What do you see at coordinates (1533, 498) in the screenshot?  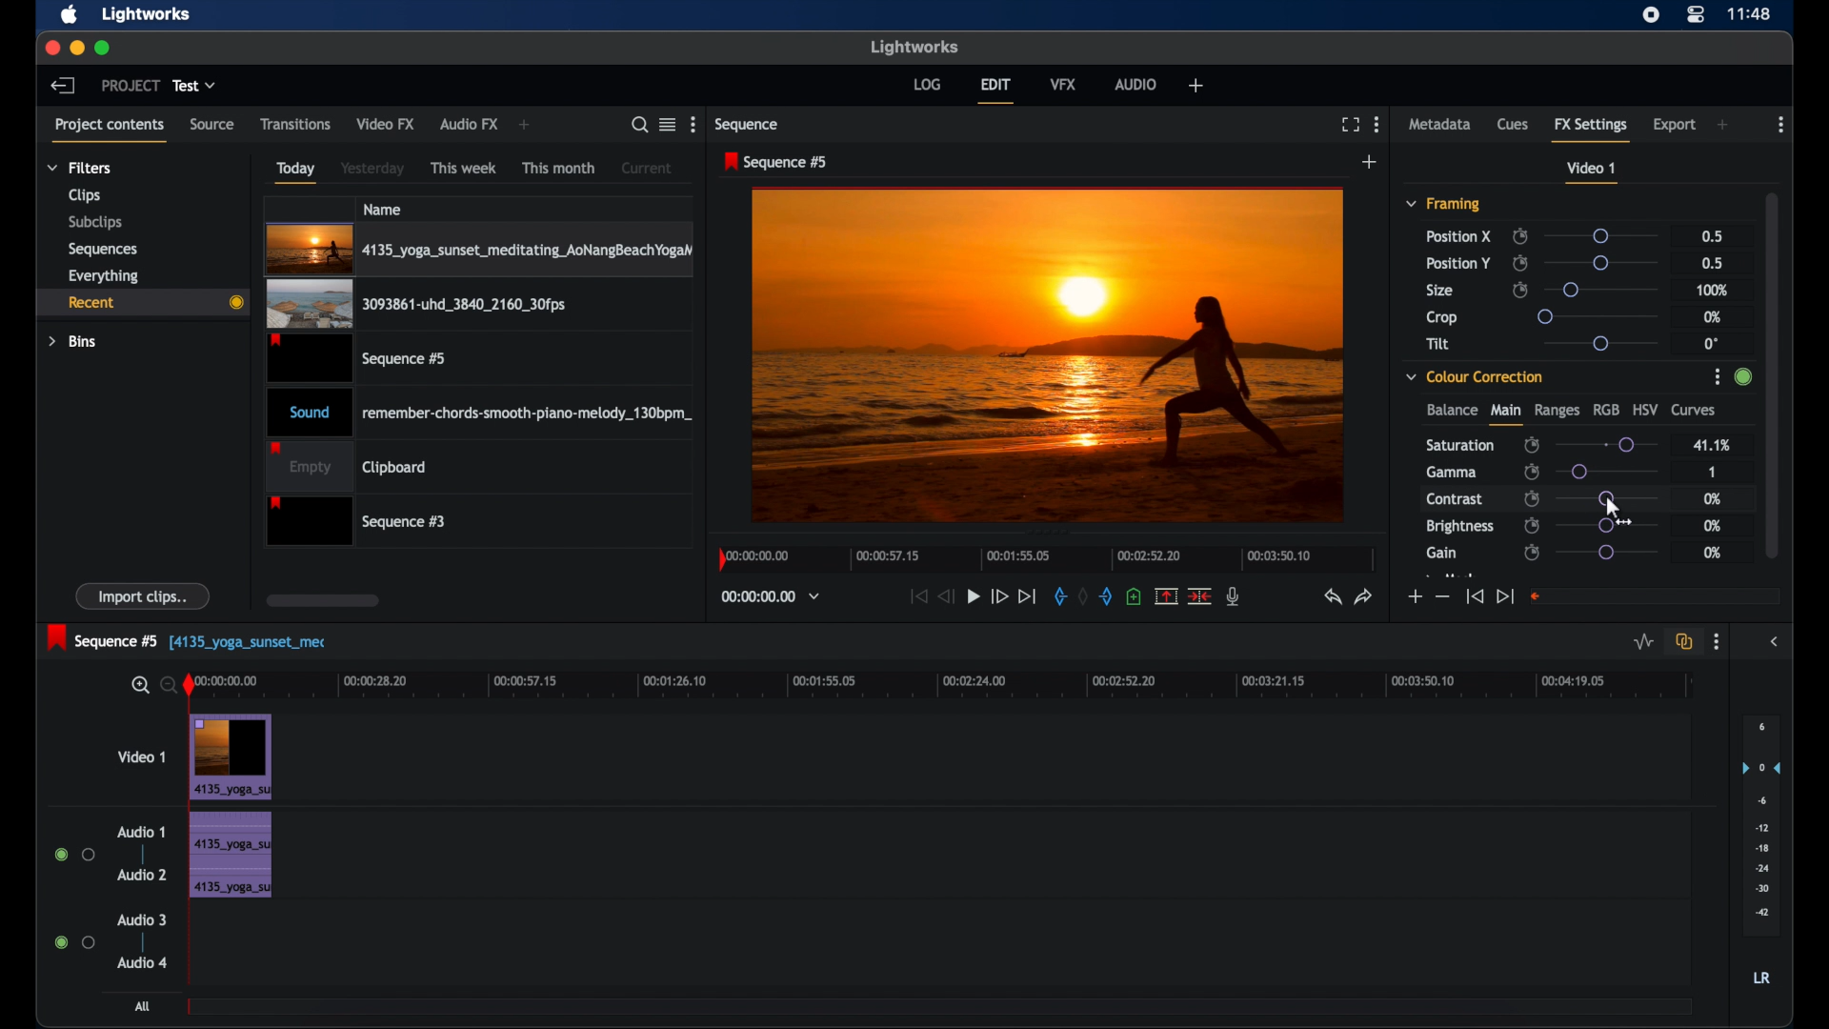 I see `enable/disable keyframes` at bounding box center [1533, 498].